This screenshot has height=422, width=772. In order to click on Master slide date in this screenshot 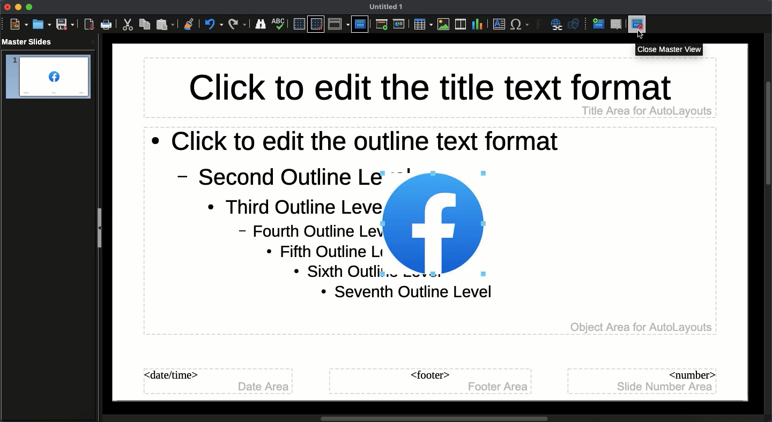, I will do `click(219, 380)`.